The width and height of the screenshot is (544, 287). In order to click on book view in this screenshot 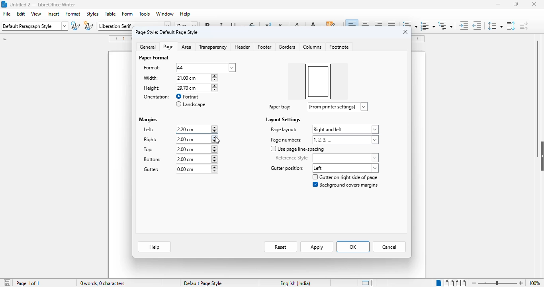, I will do `click(462, 283)`.